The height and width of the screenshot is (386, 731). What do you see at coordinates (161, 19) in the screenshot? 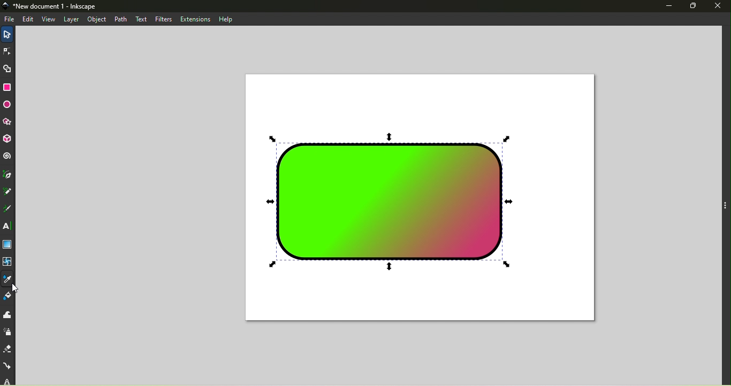
I see `Filters` at bounding box center [161, 19].